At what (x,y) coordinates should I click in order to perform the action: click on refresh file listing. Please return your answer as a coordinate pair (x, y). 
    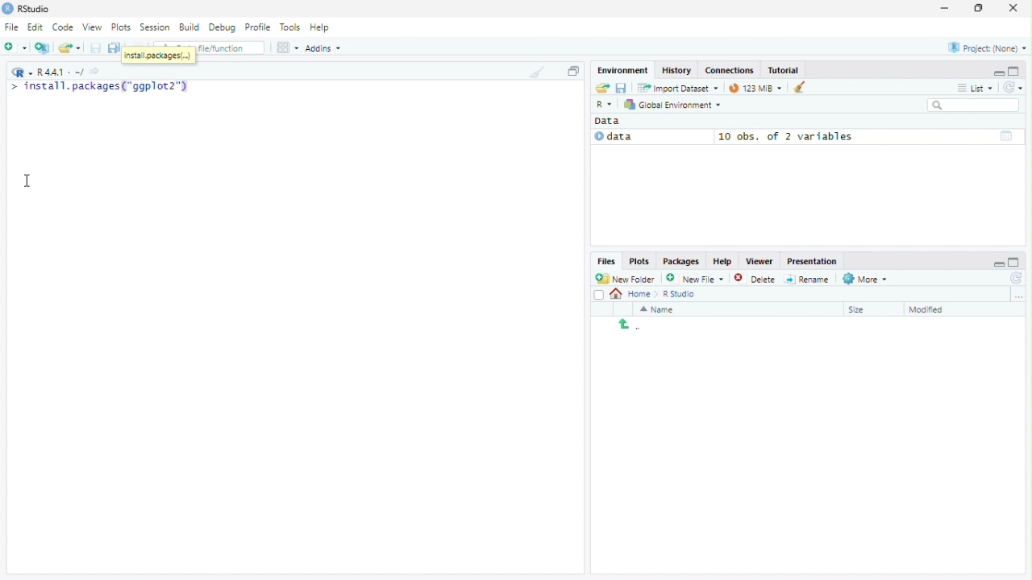
    Looking at the image, I should click on (1017, 279).